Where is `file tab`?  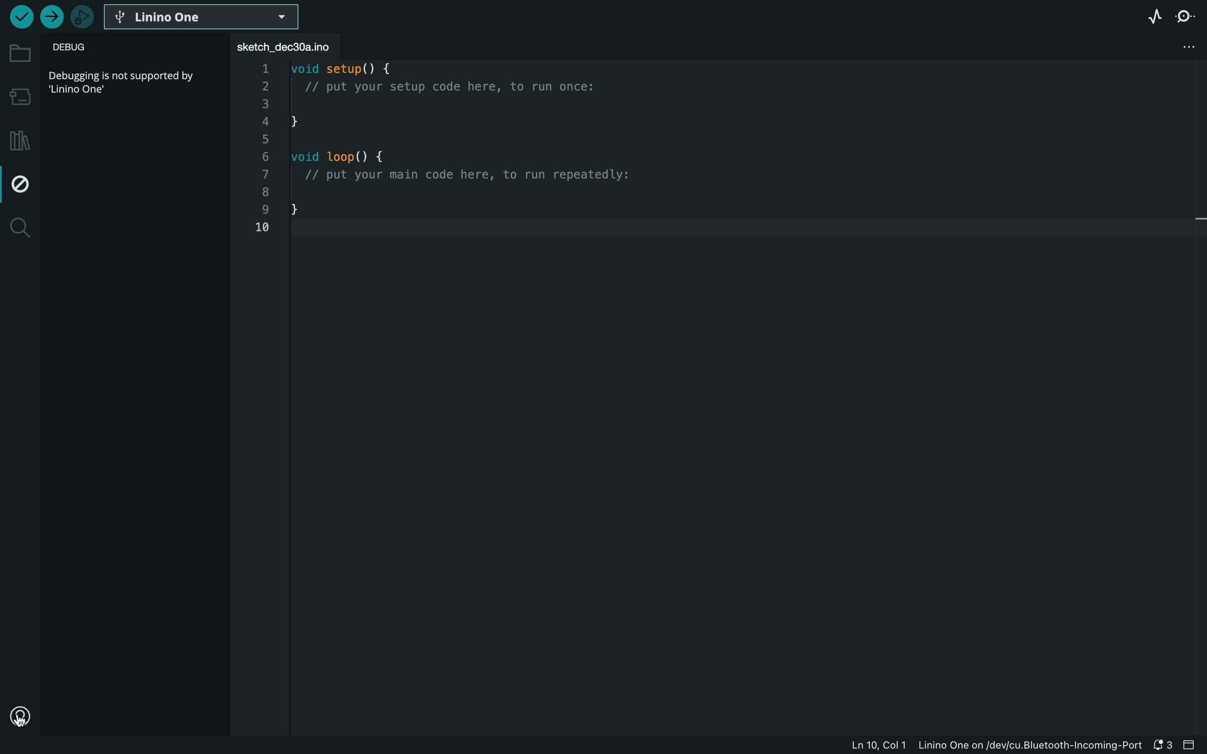 file tab is located at coordinates (287, 45).